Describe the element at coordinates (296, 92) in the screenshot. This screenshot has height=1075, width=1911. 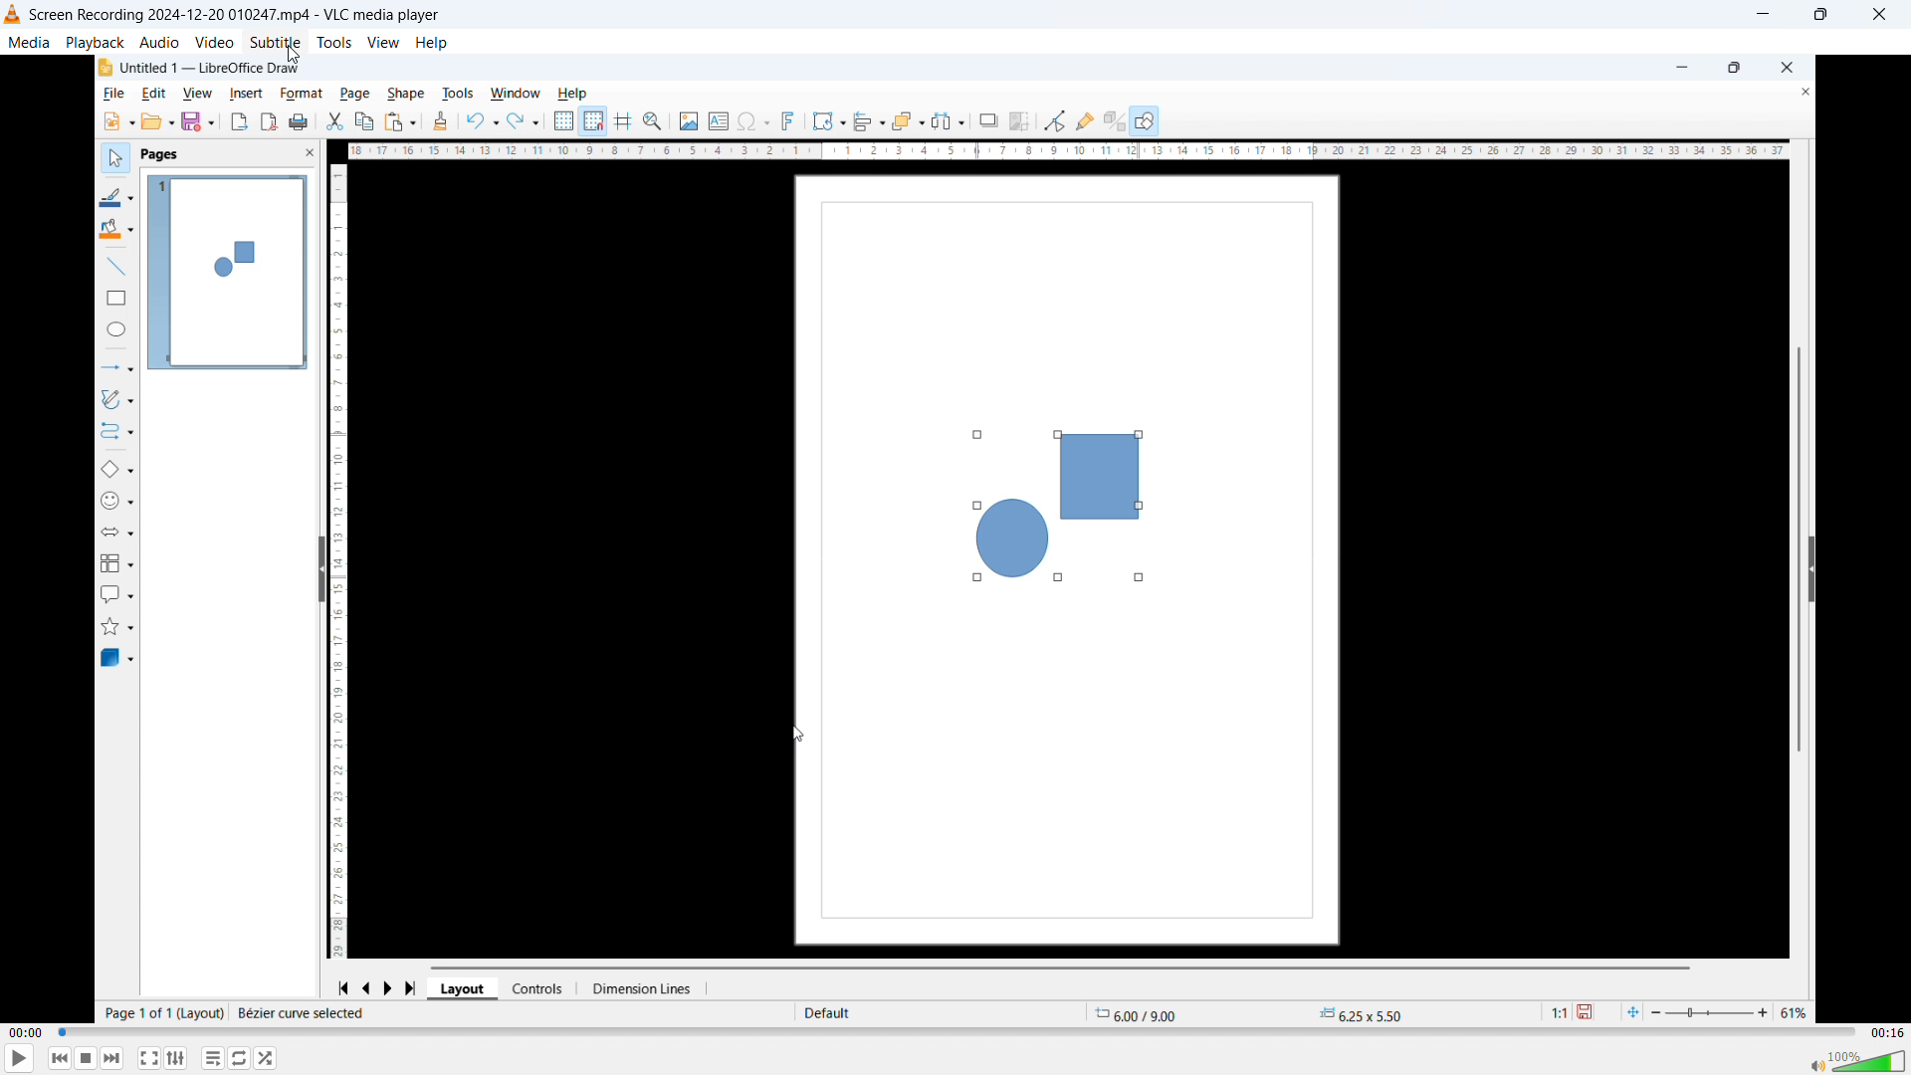
I see `format` at that location.